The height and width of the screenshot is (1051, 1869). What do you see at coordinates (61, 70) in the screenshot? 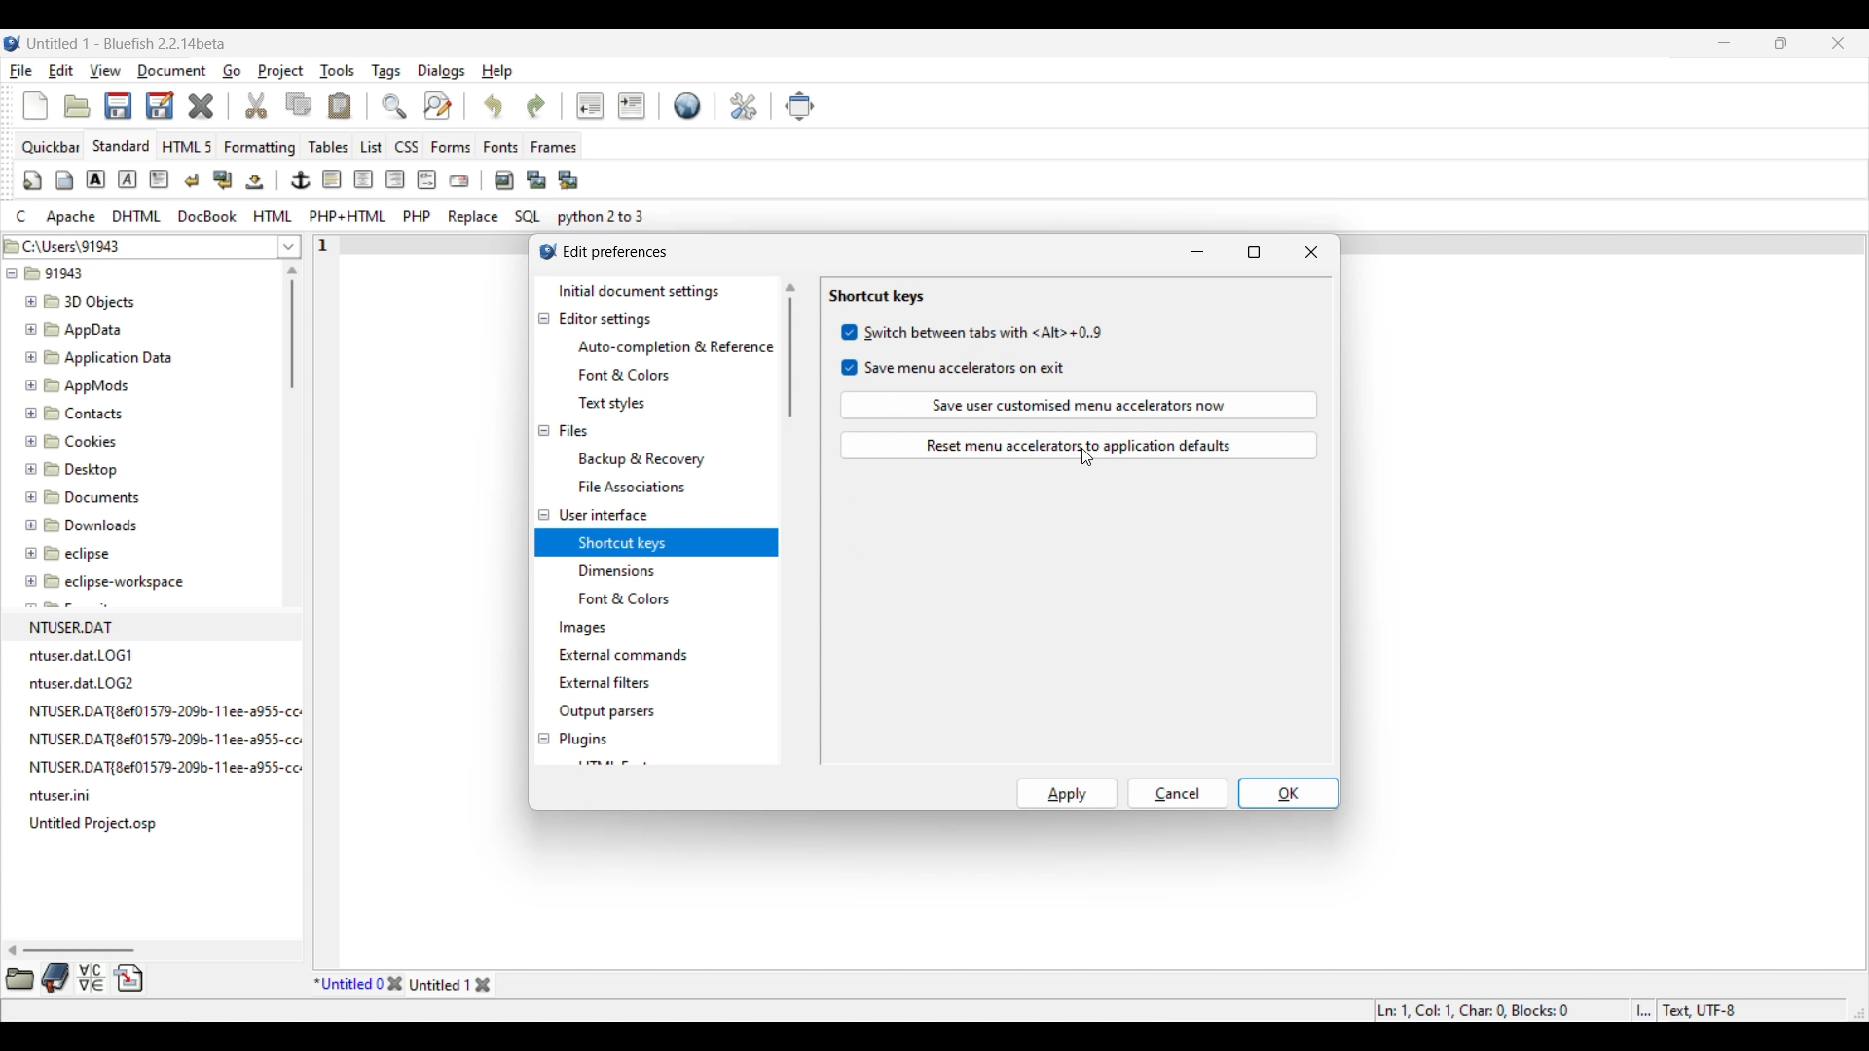
I see `Edit menu` at bounding box center [61, 70].